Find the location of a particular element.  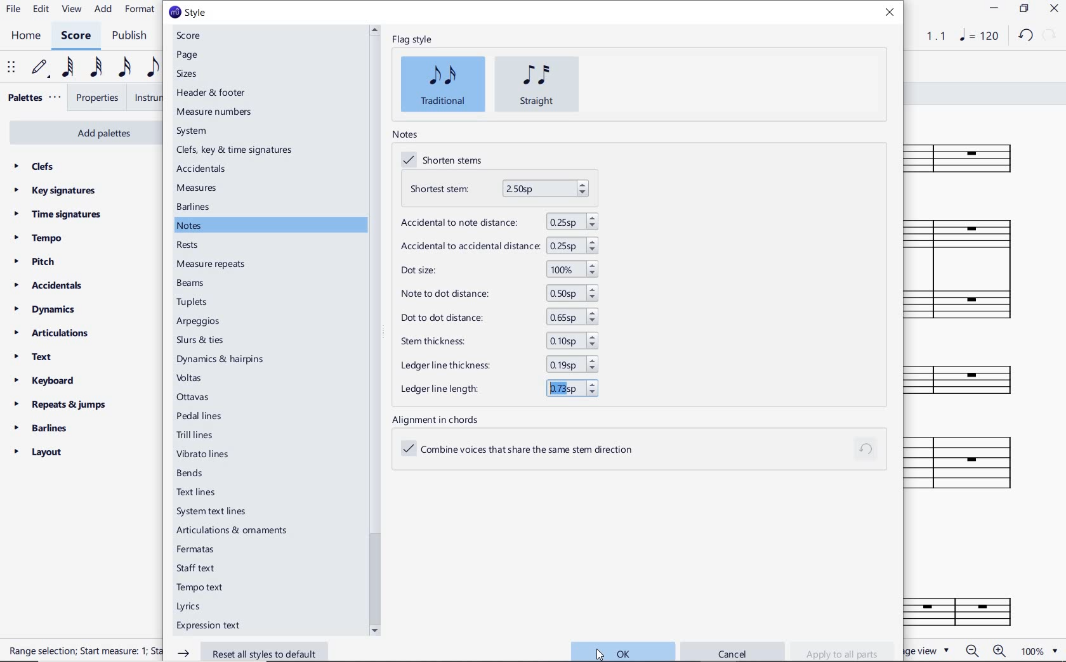

scrollbar is located at coordinates (374, 330).